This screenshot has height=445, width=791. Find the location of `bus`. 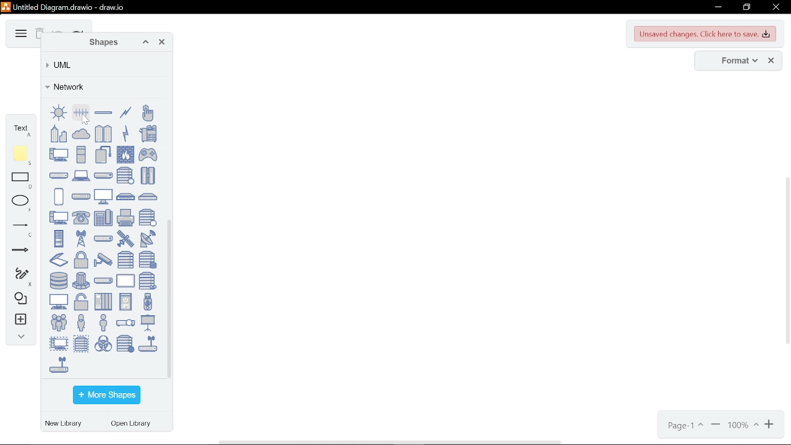

bus is located at coordinates (103, 112).